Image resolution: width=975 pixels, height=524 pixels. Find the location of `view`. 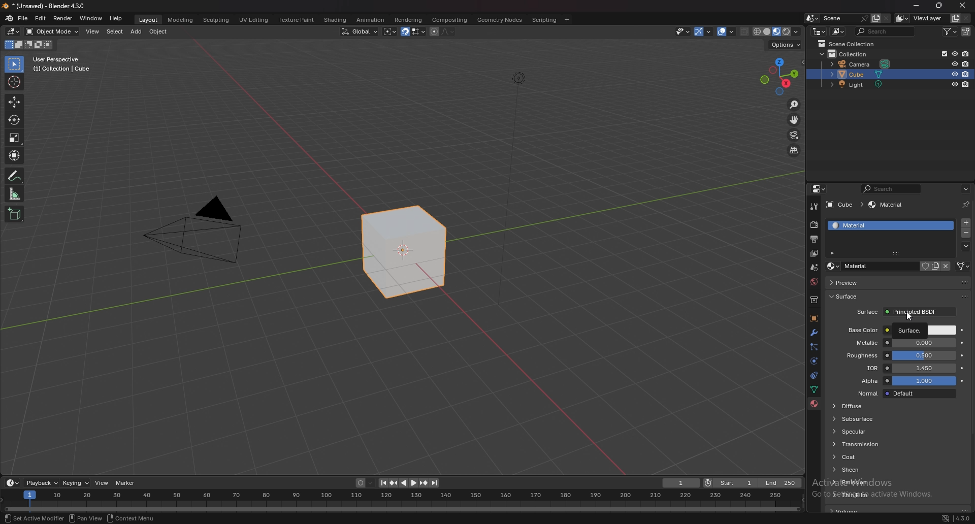

view is located at coordinates (93, 31).